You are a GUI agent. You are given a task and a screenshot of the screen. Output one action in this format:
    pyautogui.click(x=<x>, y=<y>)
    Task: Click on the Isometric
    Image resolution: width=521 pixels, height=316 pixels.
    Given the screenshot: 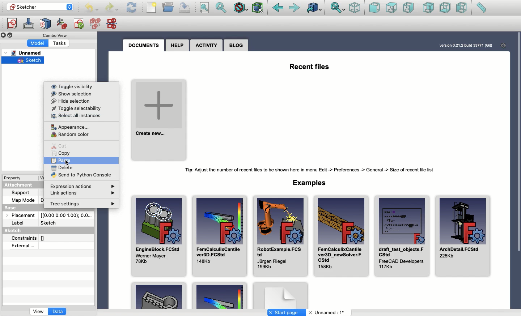 What is the action you would take?
    pyautogui.click(x=355, y=8)
    